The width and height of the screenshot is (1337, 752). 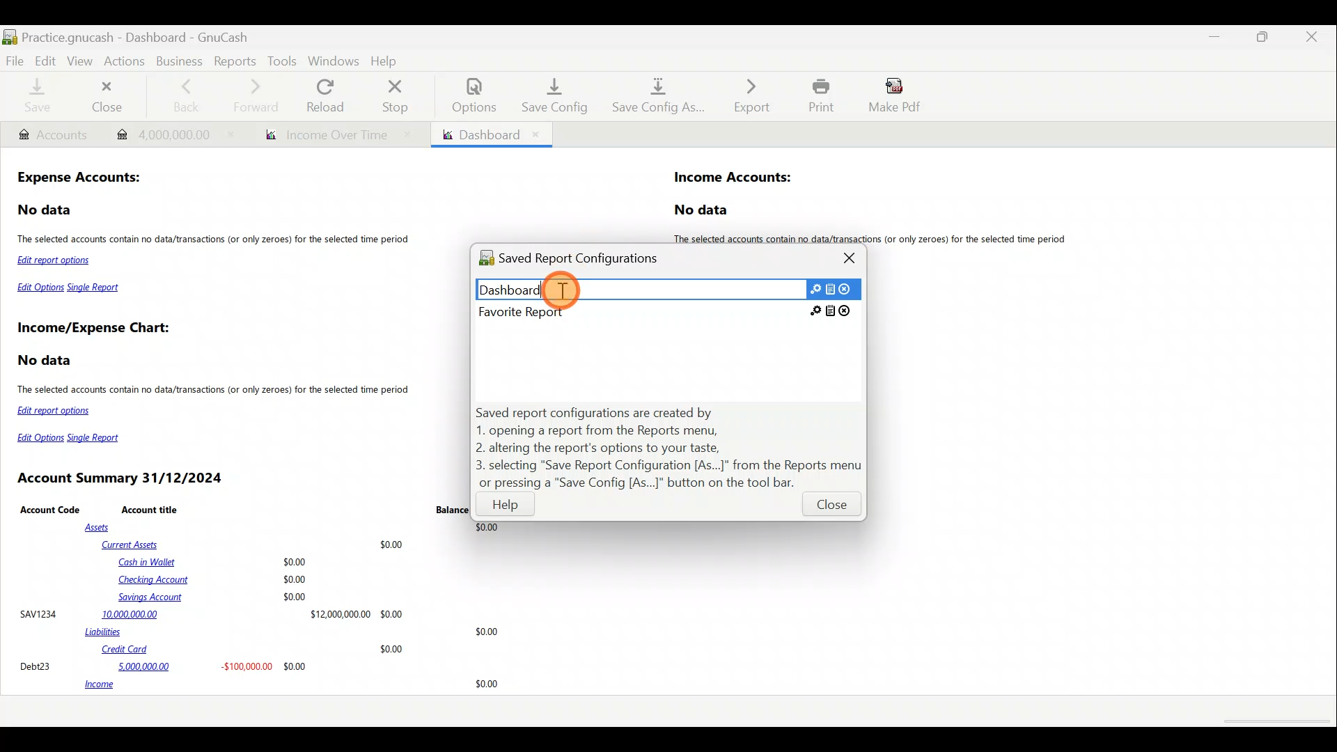 I want to click on Print, so click(x=818, y=95).